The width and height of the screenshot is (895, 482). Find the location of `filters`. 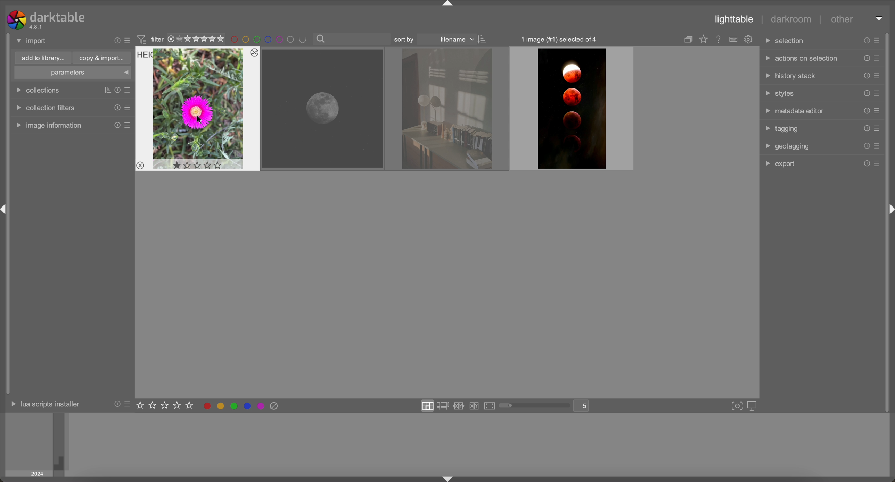

filters is located at coordinates (104, 90).